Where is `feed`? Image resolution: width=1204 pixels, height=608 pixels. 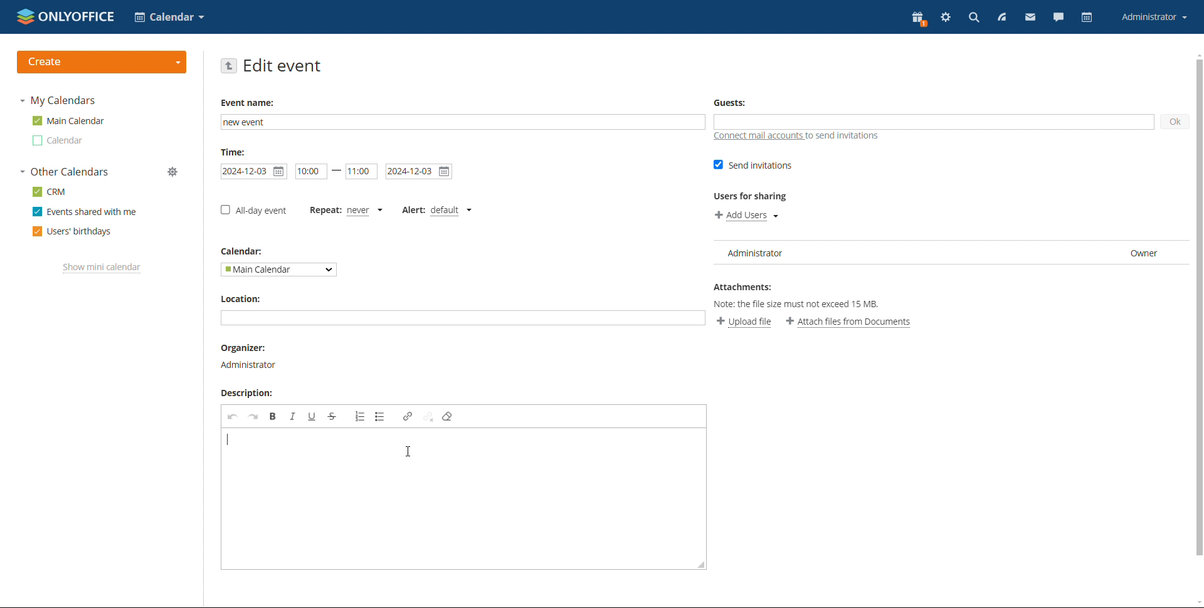
feed is located at coordinates (1001, 18).